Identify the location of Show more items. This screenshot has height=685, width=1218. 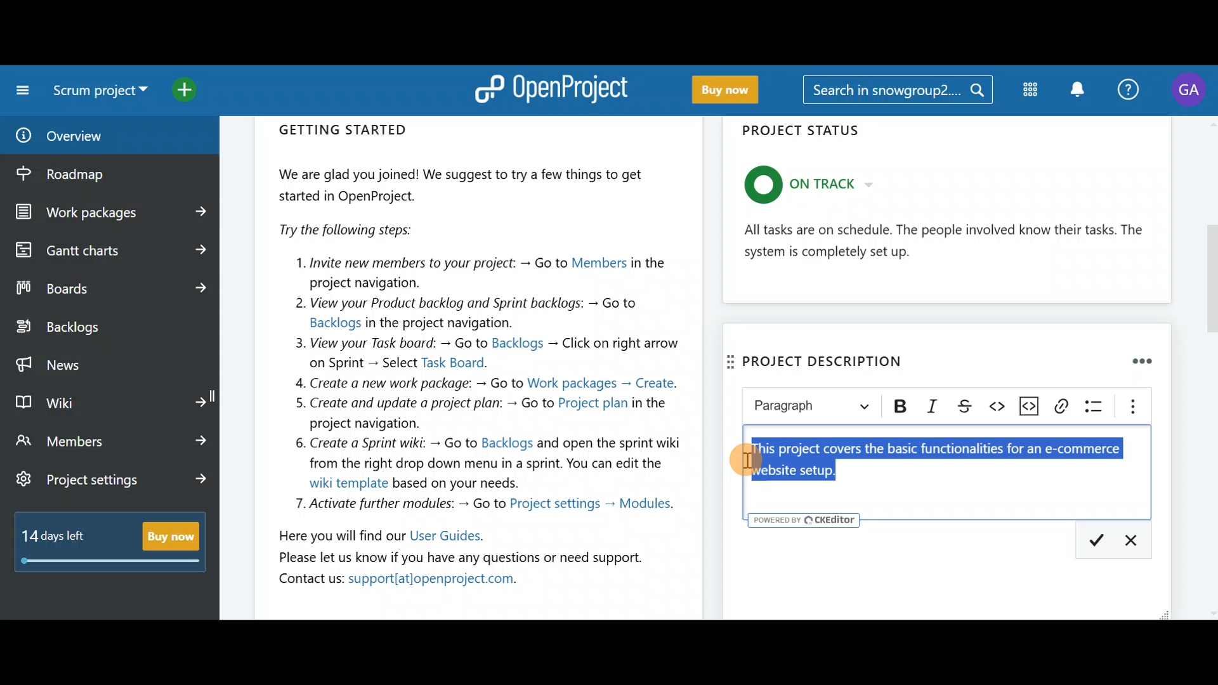
(1130, 407).